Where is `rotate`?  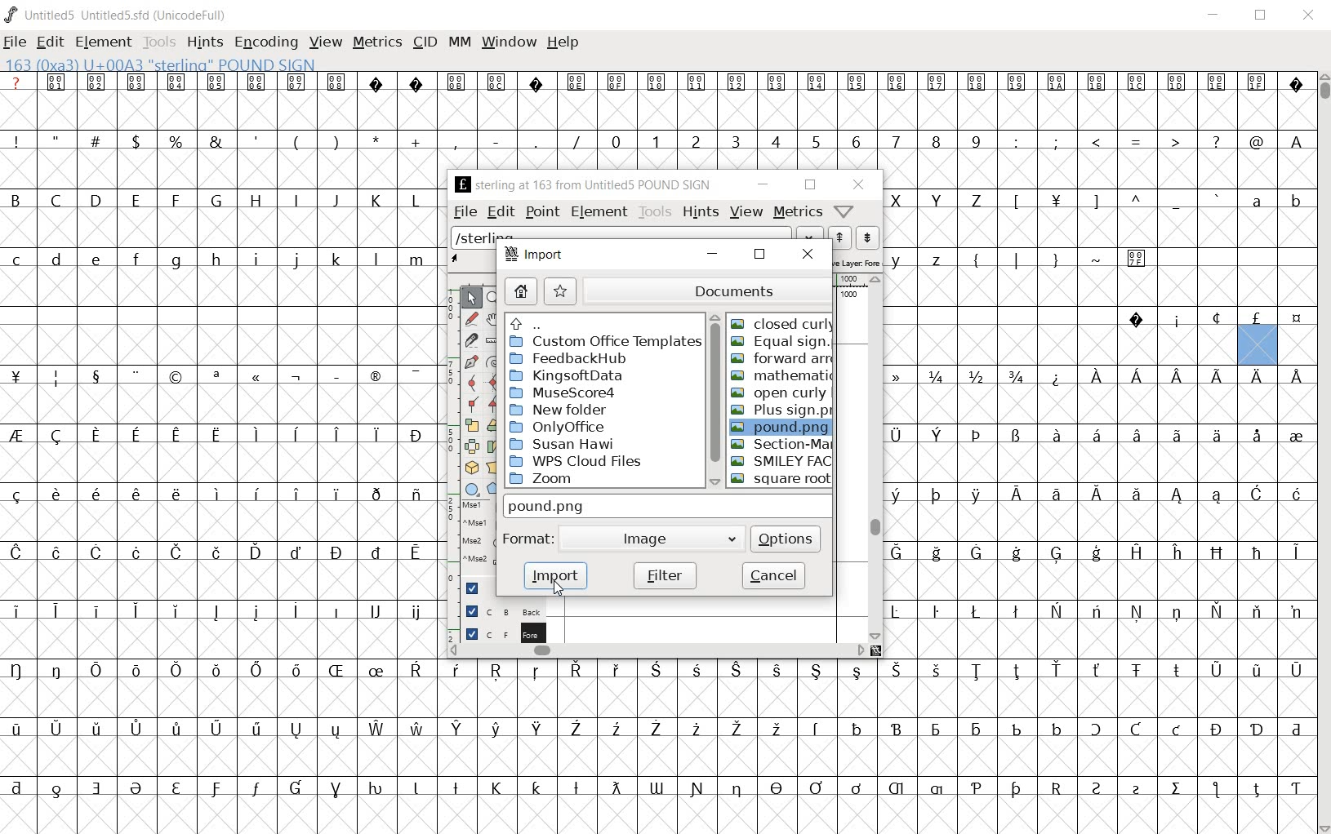 rotate is located at coordinates (493, 425).